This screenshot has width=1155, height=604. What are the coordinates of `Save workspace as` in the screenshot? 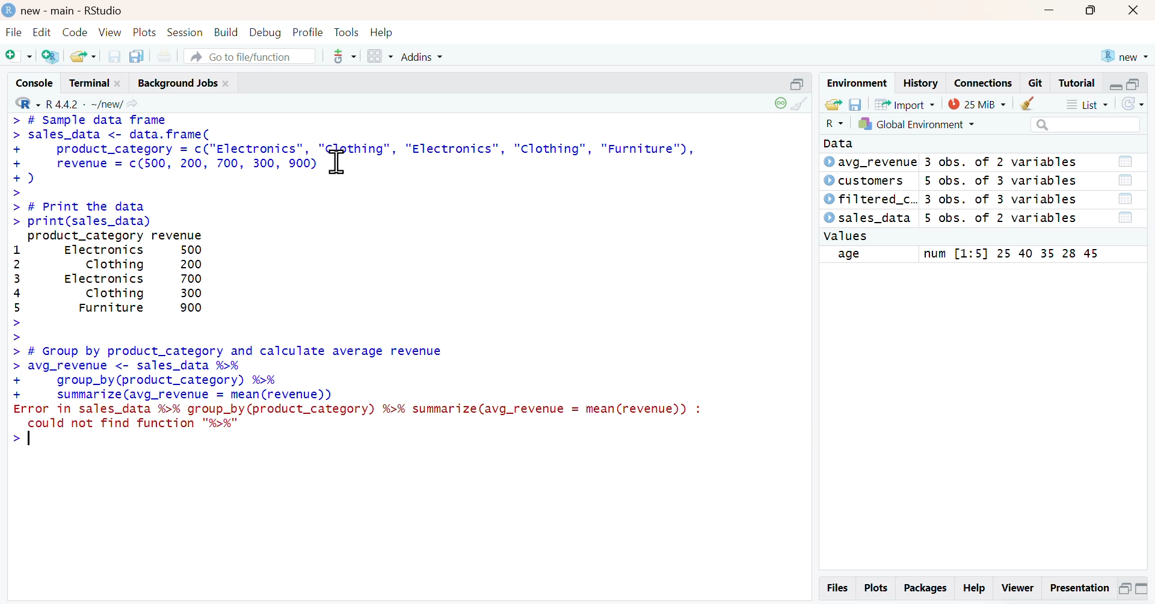 It's located at (855, 105).